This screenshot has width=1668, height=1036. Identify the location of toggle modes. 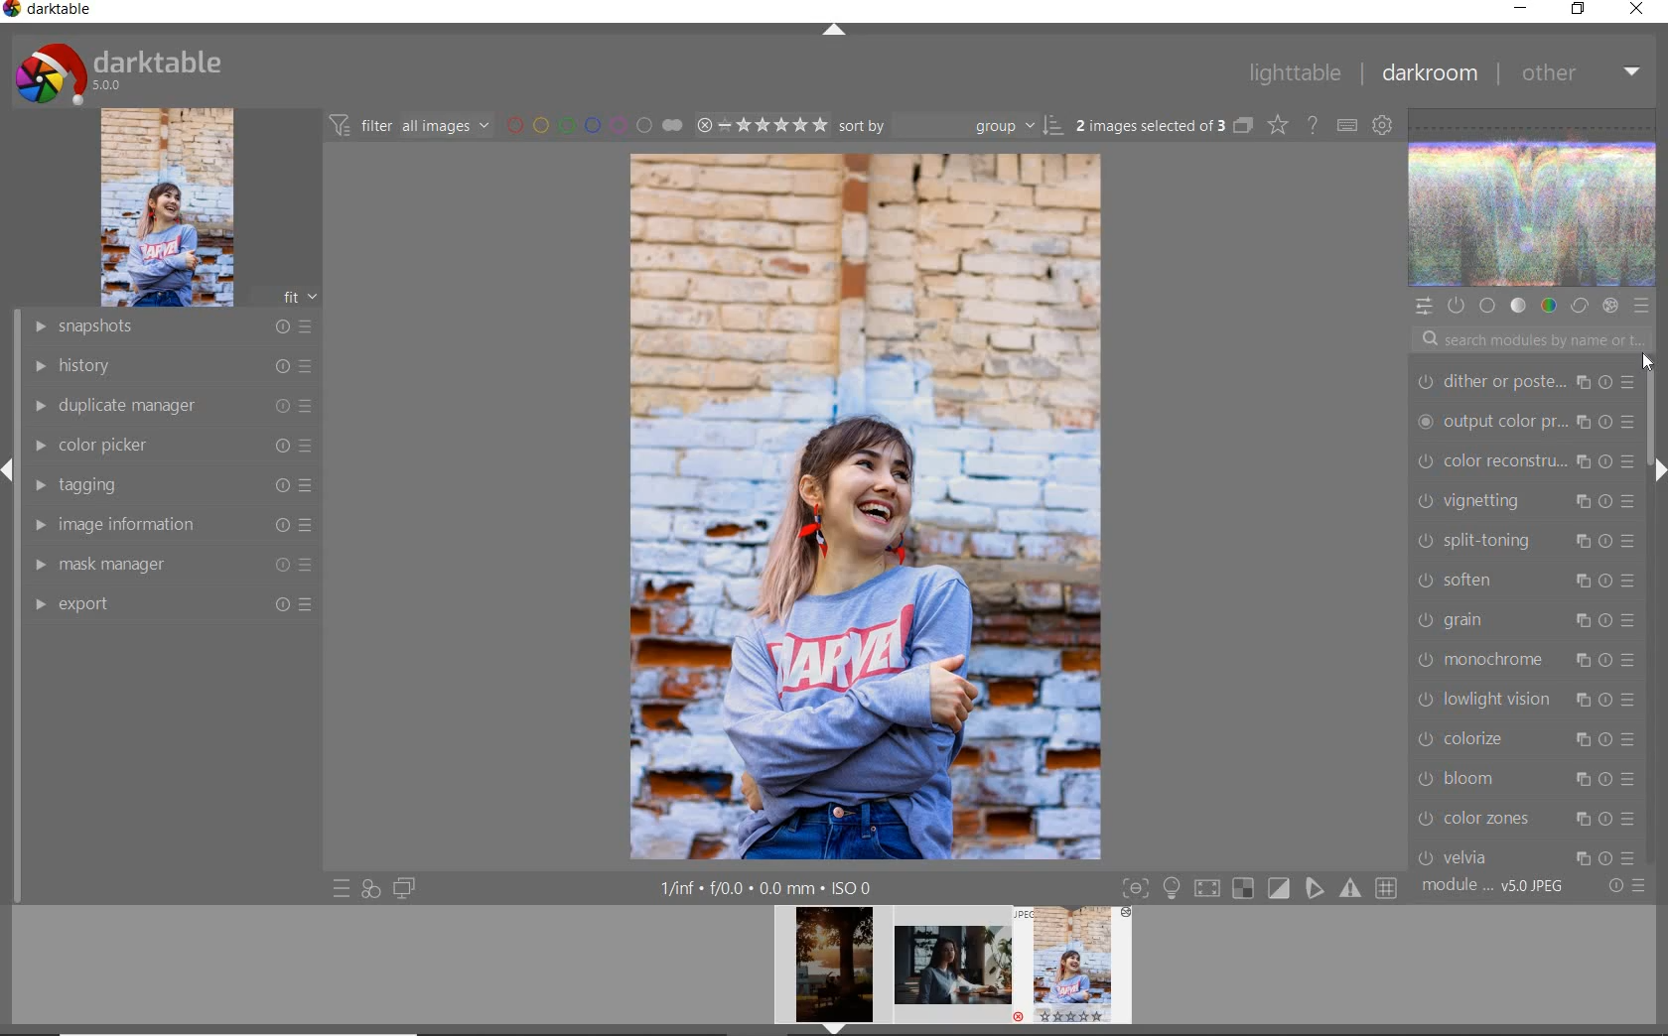
(1260, 886).